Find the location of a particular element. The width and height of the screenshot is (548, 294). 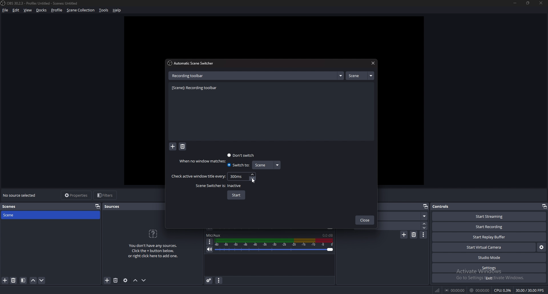

view is located at coordinates (28, 10).